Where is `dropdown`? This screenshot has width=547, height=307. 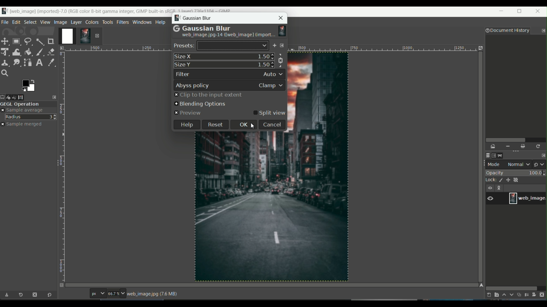 dropdown is located at coordinates (264, 46).